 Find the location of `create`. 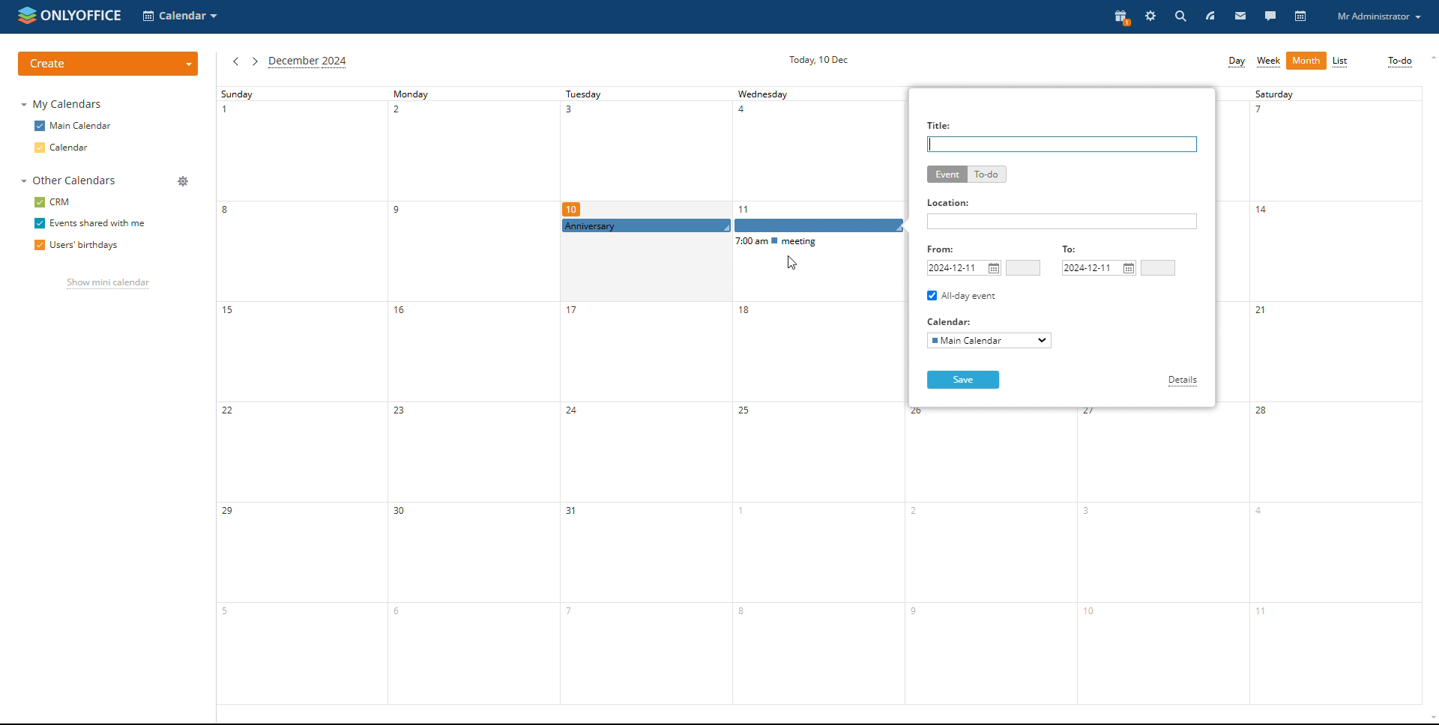

create is located at coordinates (109, 63).